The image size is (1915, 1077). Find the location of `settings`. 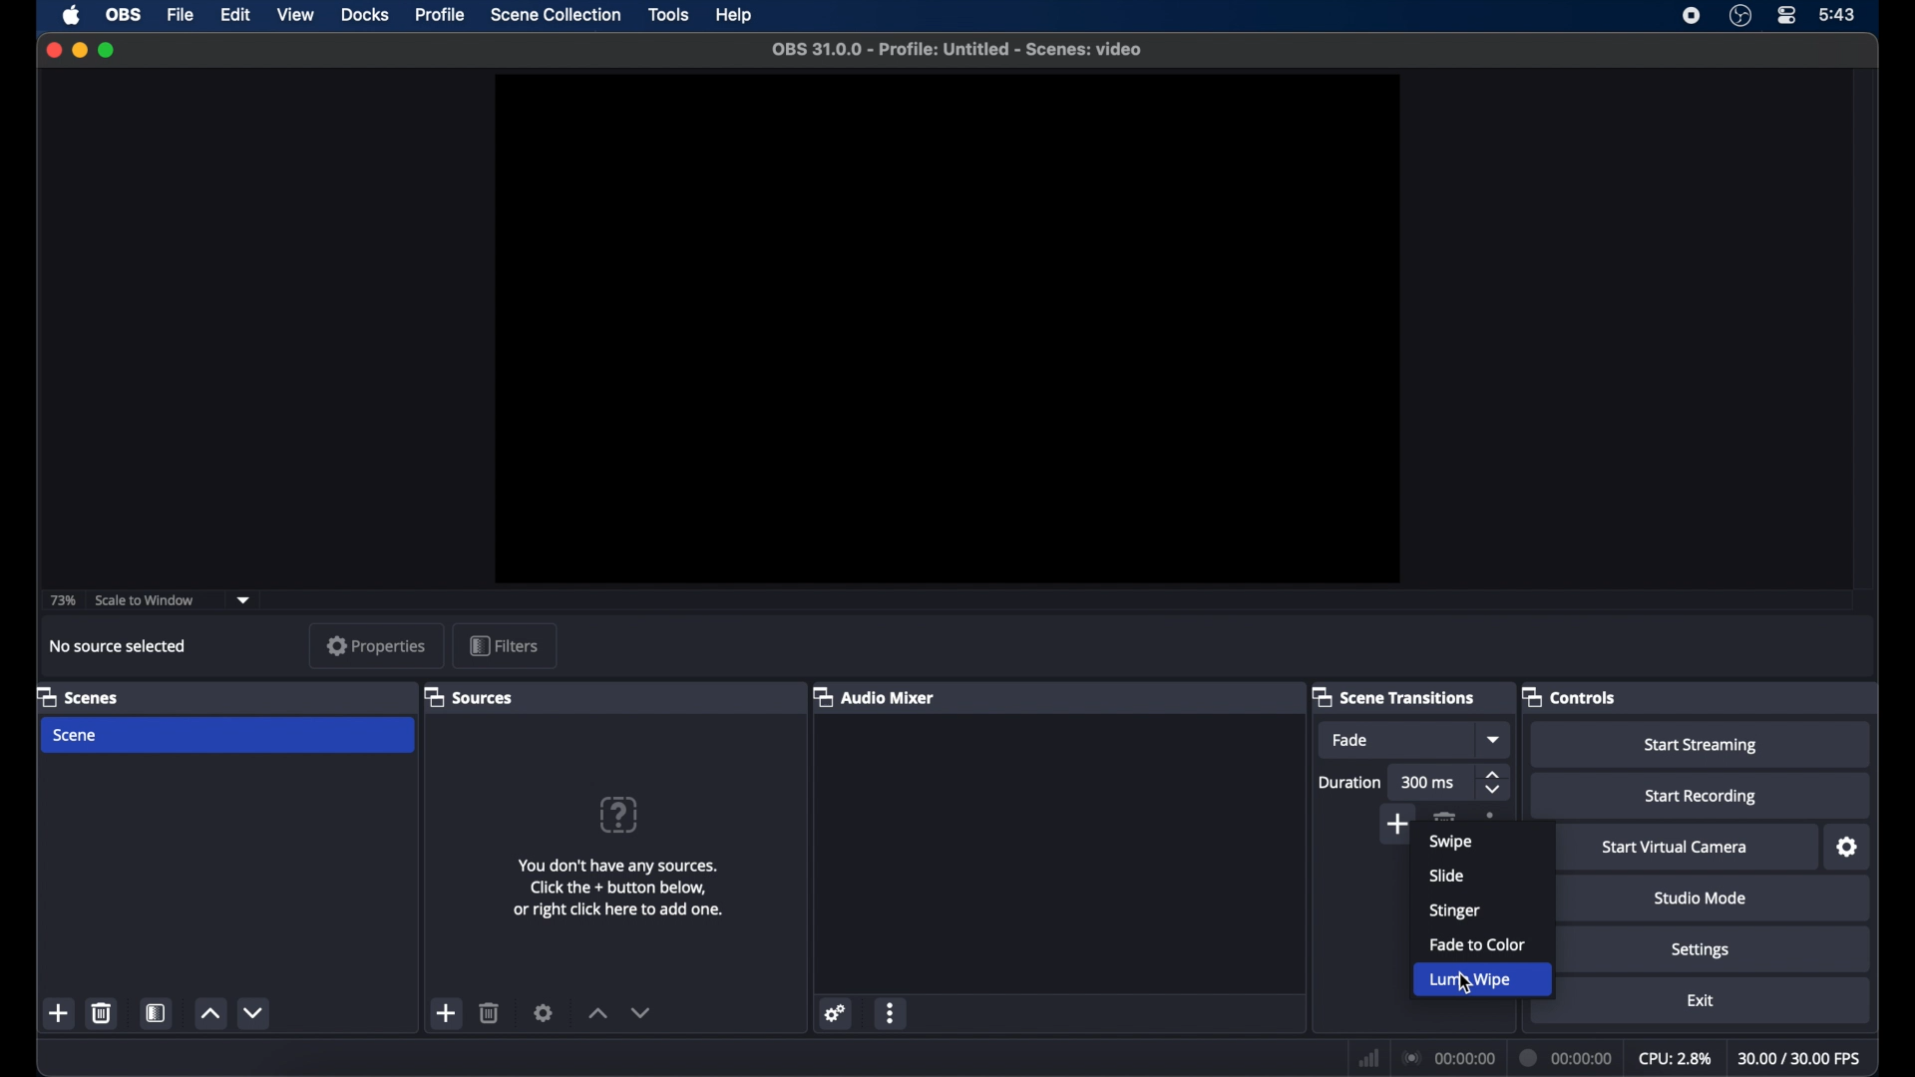

settings is located at coordinates (836, 1015).